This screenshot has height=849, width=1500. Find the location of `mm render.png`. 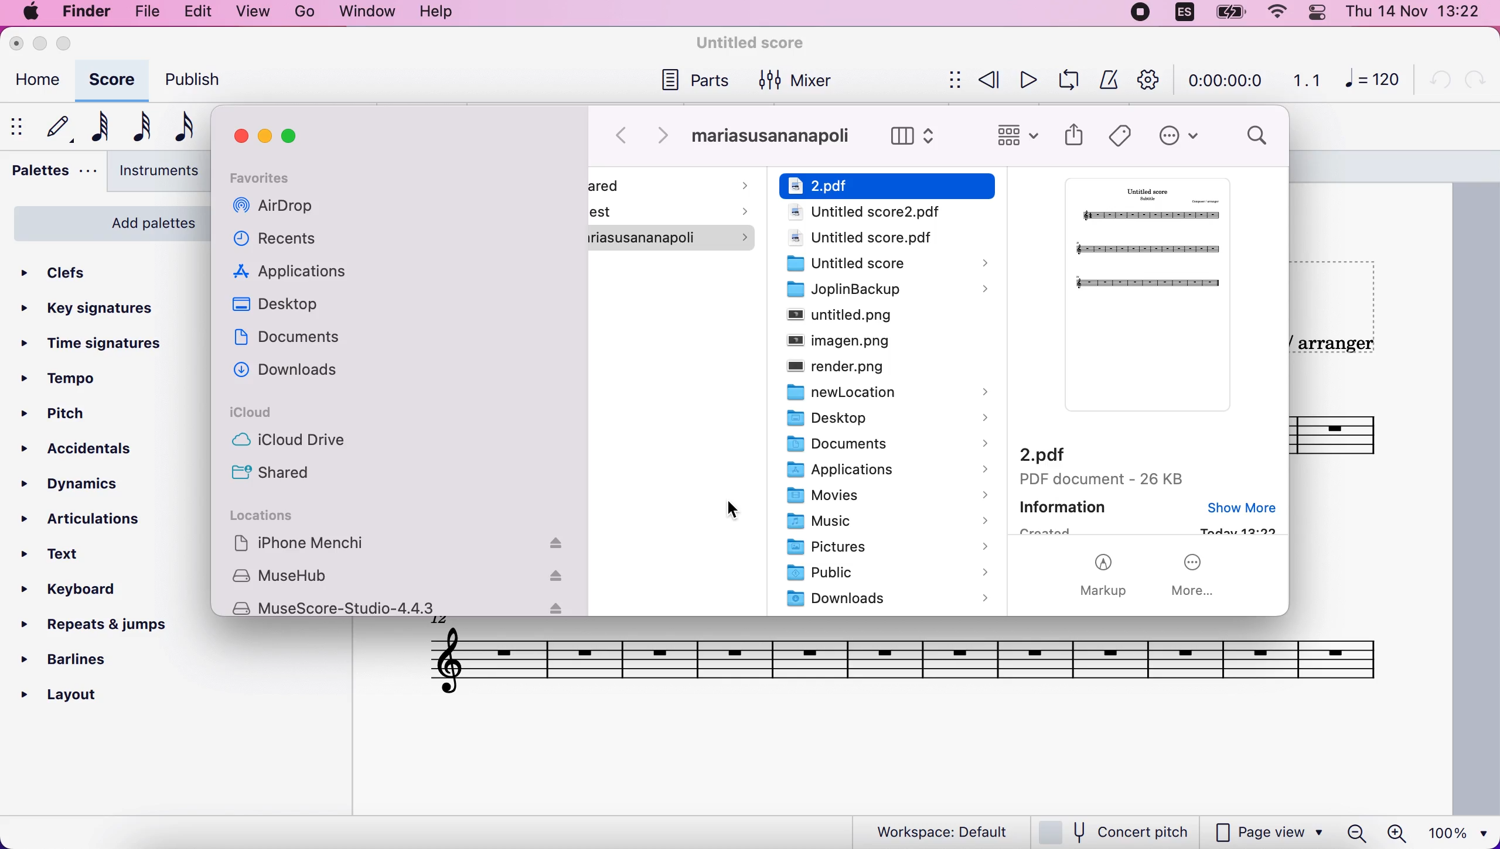

mm render.png is located at coordinates (870, 368).